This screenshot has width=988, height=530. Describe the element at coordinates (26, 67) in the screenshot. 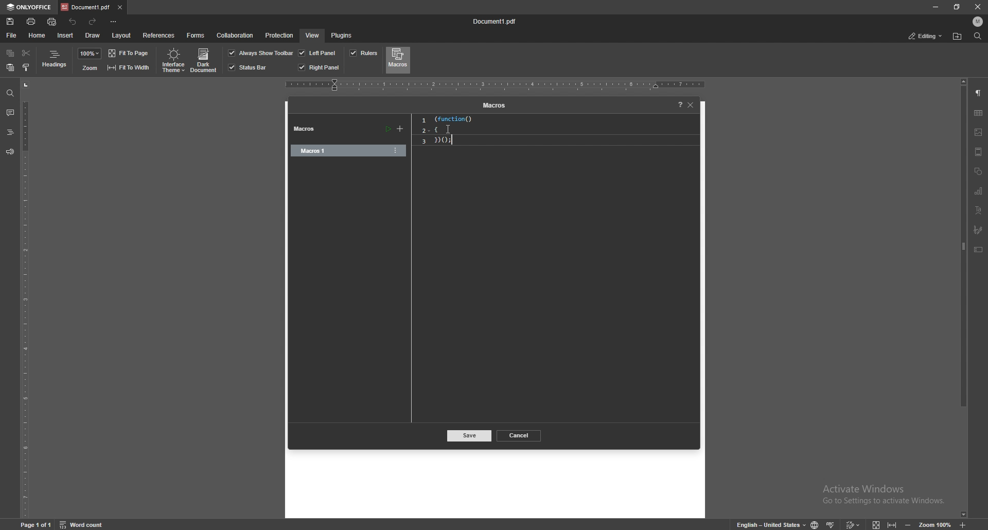

I see `copy style` at that location.